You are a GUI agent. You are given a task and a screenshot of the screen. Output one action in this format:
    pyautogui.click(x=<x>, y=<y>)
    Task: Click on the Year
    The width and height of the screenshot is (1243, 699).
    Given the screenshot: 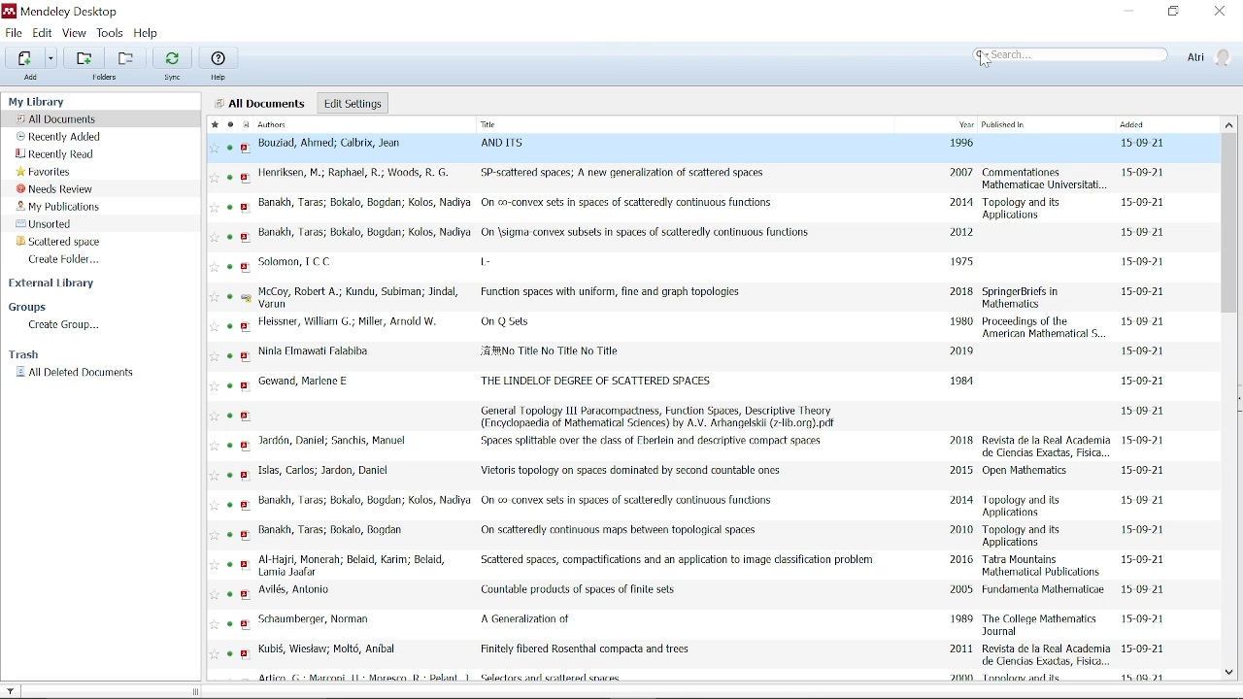 What is the action you would take?
    pyautogui.click(x=966, y=123)
    